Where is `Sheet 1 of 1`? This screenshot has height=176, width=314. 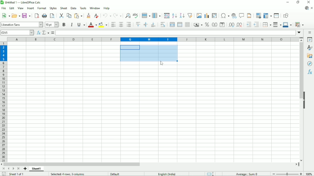 Sheet 1 of 1 is located at coordinates (17, 174).